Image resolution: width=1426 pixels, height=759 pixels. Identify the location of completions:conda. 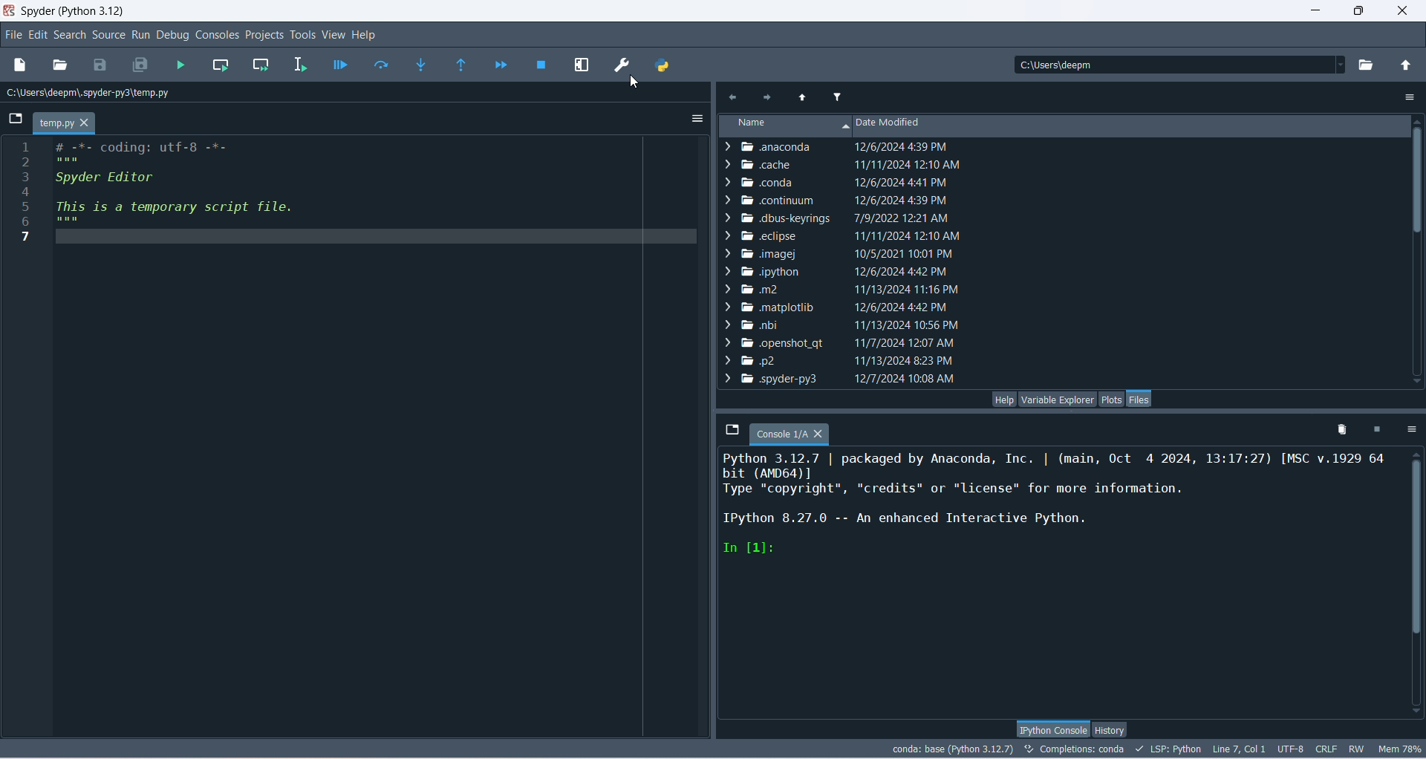
(1075, 749).